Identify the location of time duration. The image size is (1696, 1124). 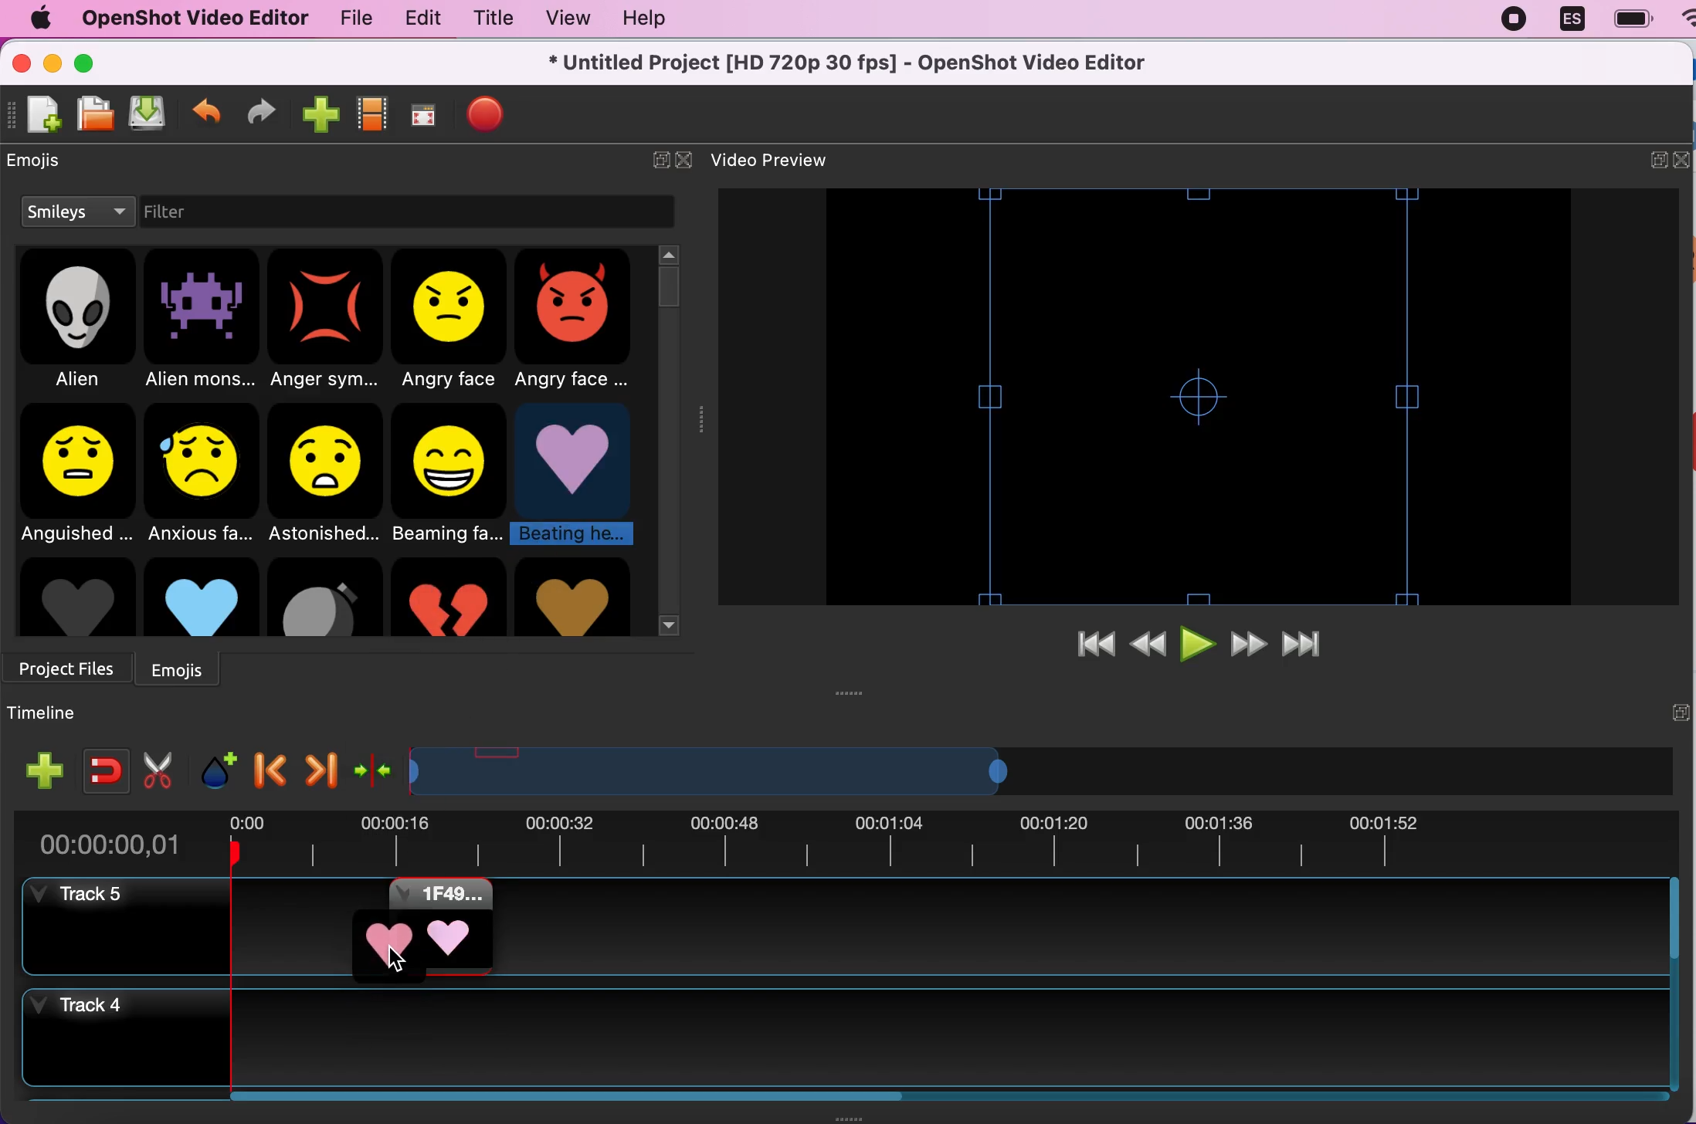
(844, 843).